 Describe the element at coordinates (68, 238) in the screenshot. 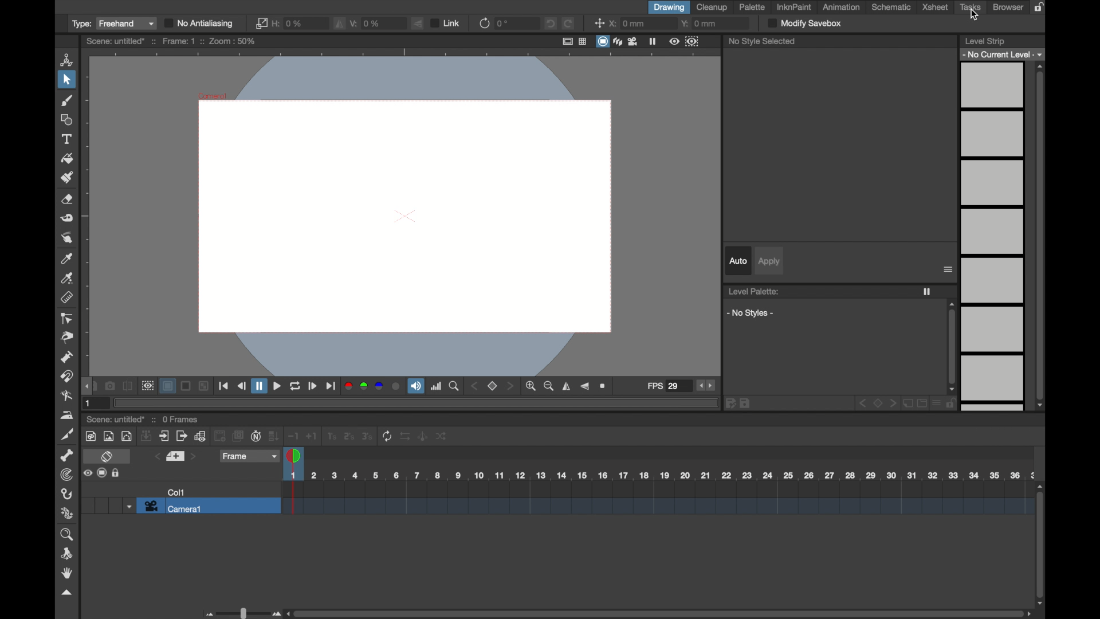

I see `finger tool` at that location.